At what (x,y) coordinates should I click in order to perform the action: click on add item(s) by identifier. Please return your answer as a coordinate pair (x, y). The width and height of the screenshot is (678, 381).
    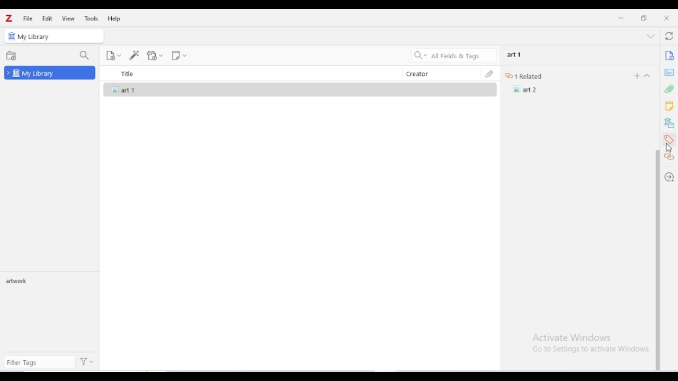
    Looking at the image, I should click on (135, 55).